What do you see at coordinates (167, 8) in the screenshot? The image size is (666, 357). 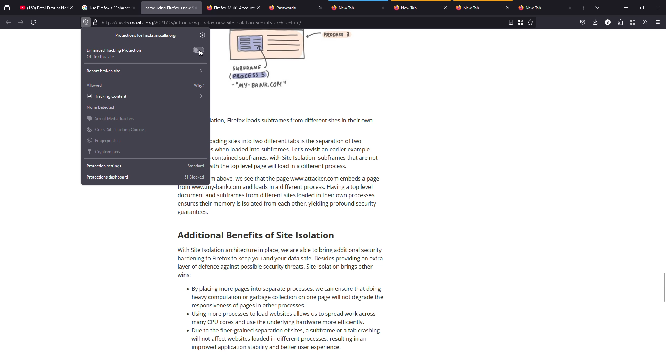 I see `tab` at bounding box center [167, 8].